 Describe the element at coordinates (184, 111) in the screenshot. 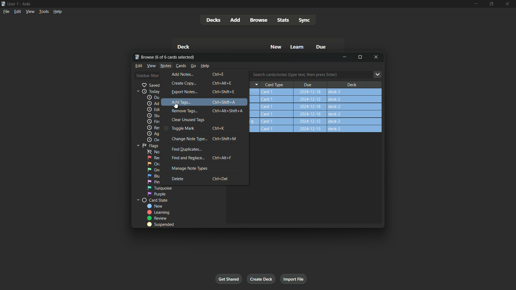

I see `remove tags...` at that location.